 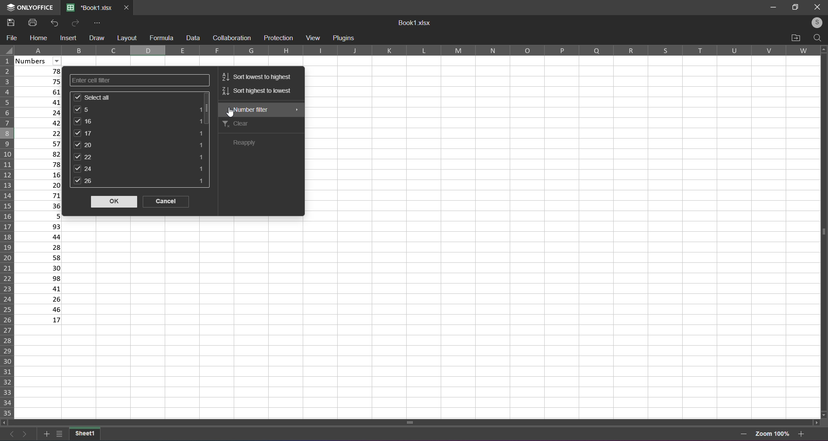 I want to click on 42, so click(x=41, y=123).